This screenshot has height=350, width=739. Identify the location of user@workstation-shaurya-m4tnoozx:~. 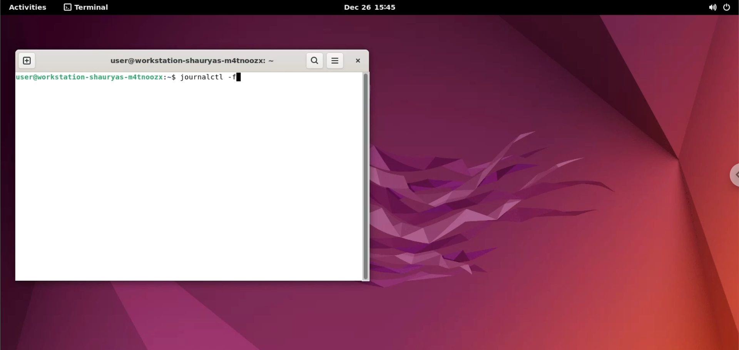
(191, 60).